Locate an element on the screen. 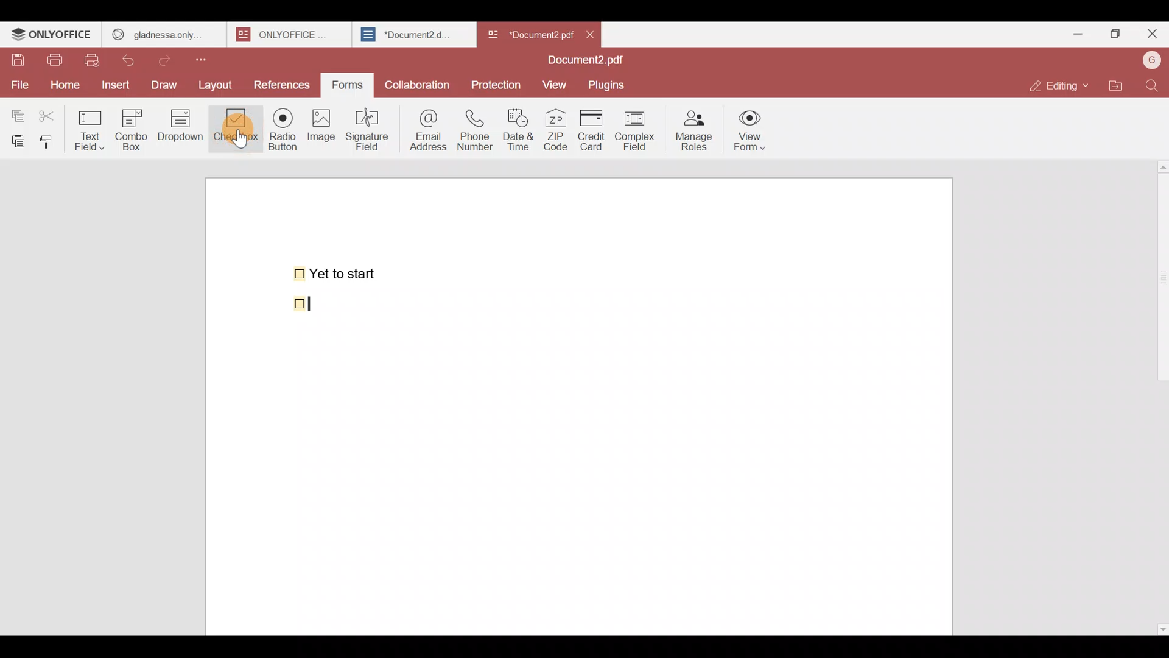 This screenshot has width=1169, height=658. Document2.d is located at coordinates (413, 38).